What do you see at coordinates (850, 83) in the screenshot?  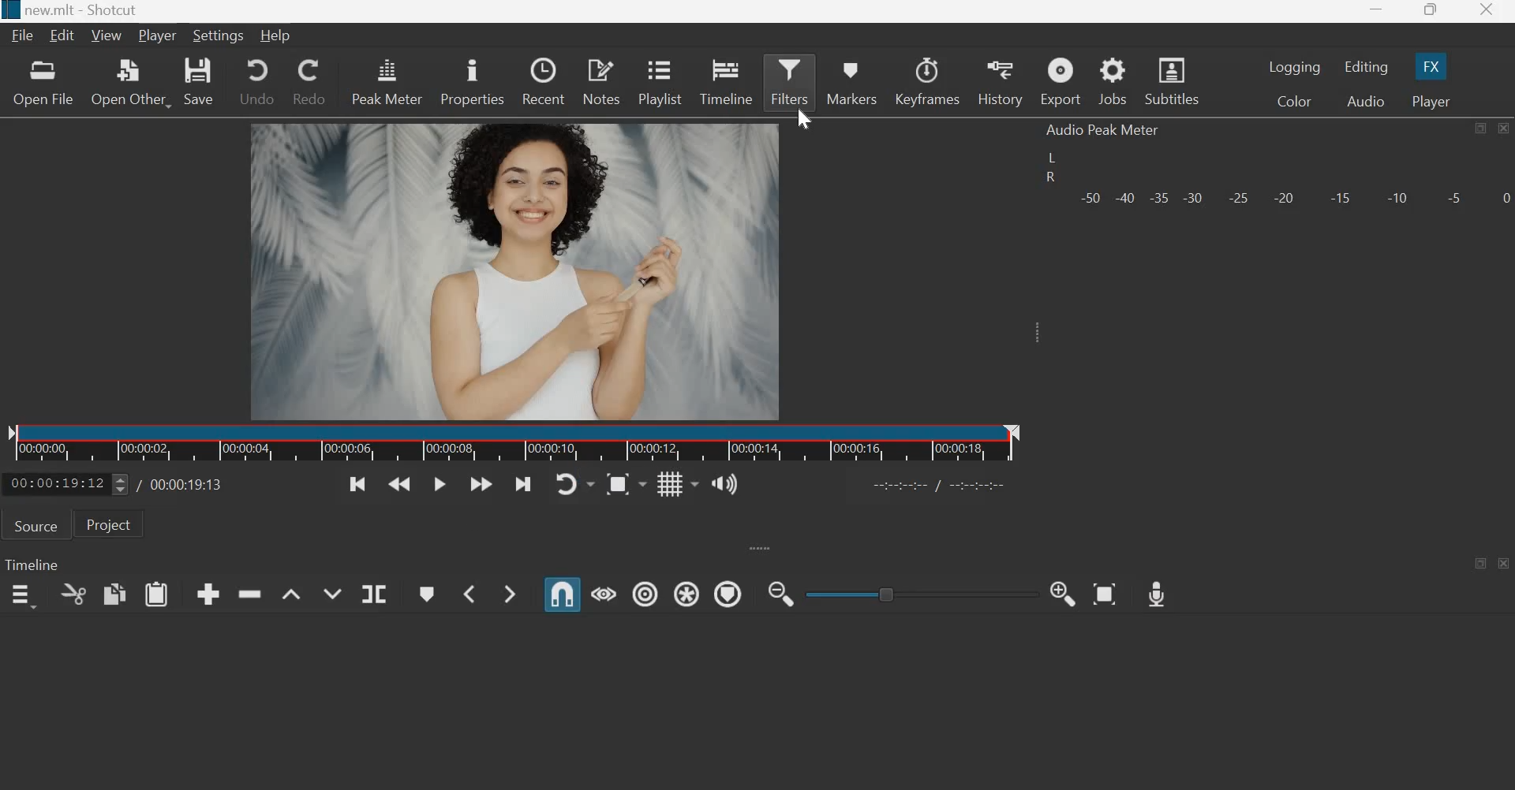 I see `markers` at bounding box center [850, 83].